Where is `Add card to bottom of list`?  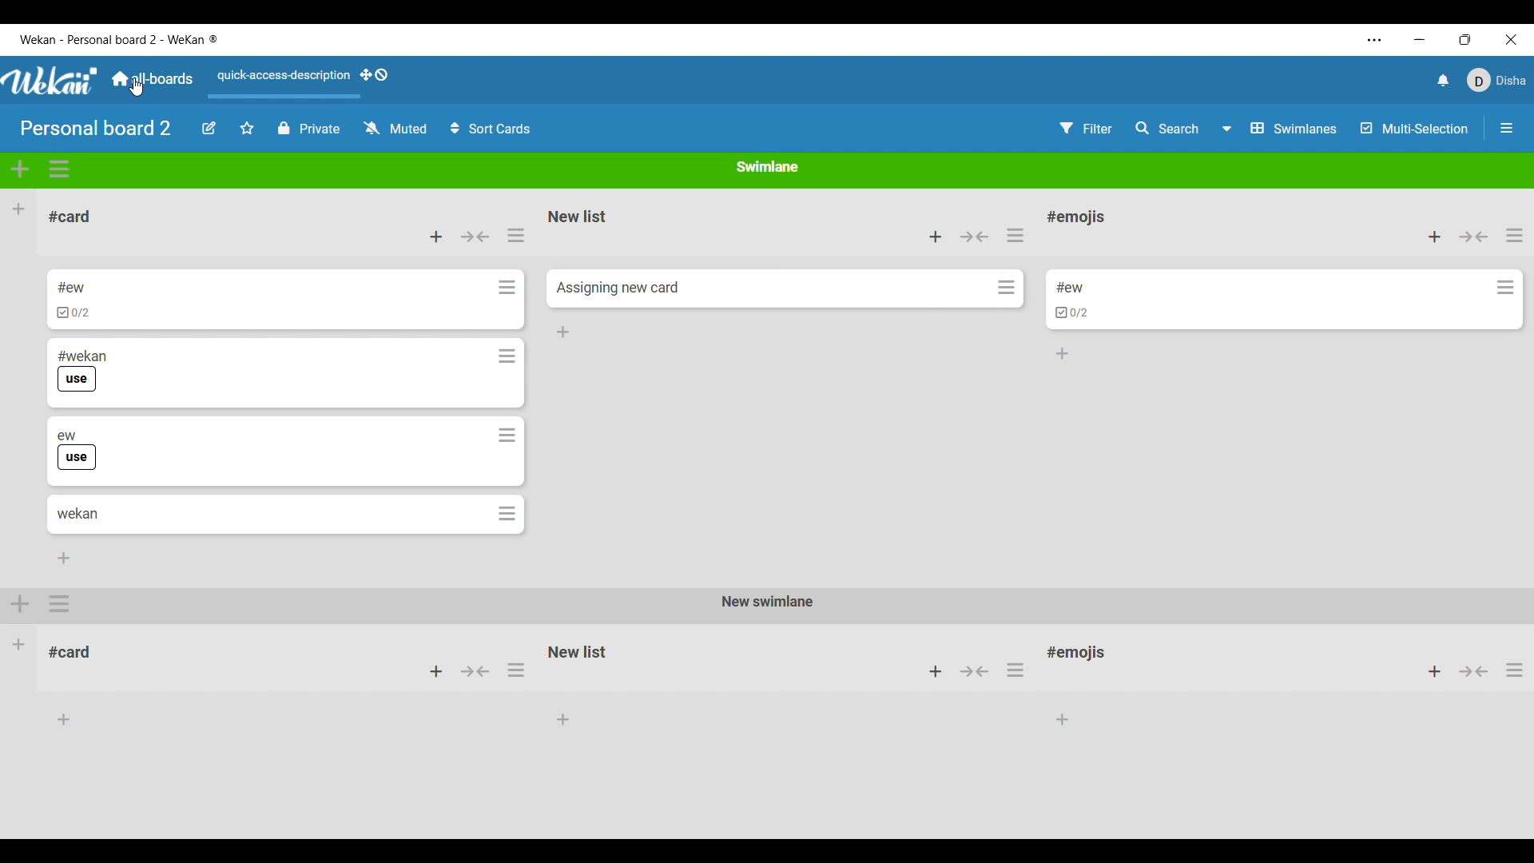
Add card to bottom of list is located at coordinates (563, 332).